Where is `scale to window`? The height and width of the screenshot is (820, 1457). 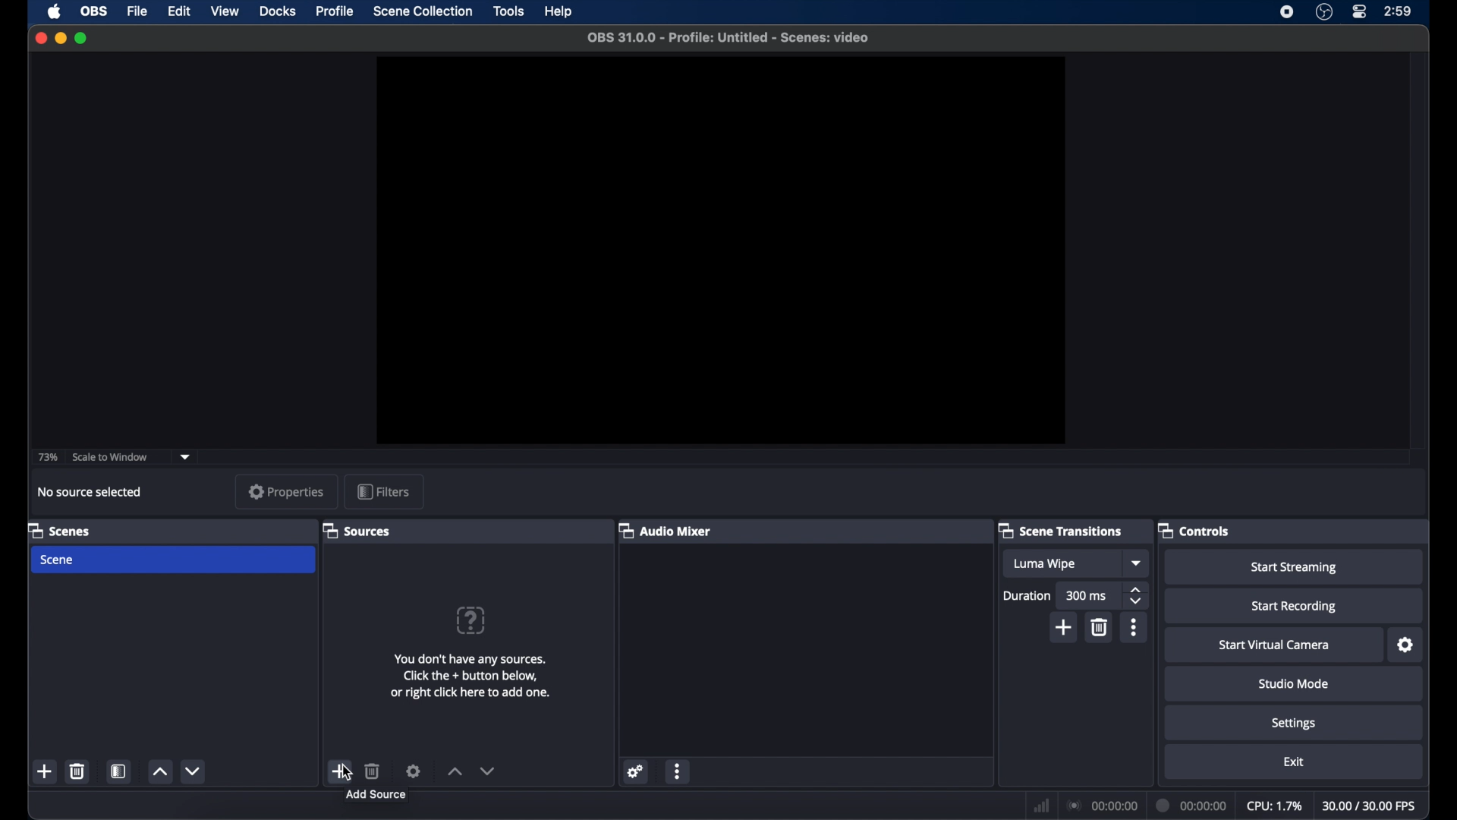
scale to window is located at coordinates (112, 456).